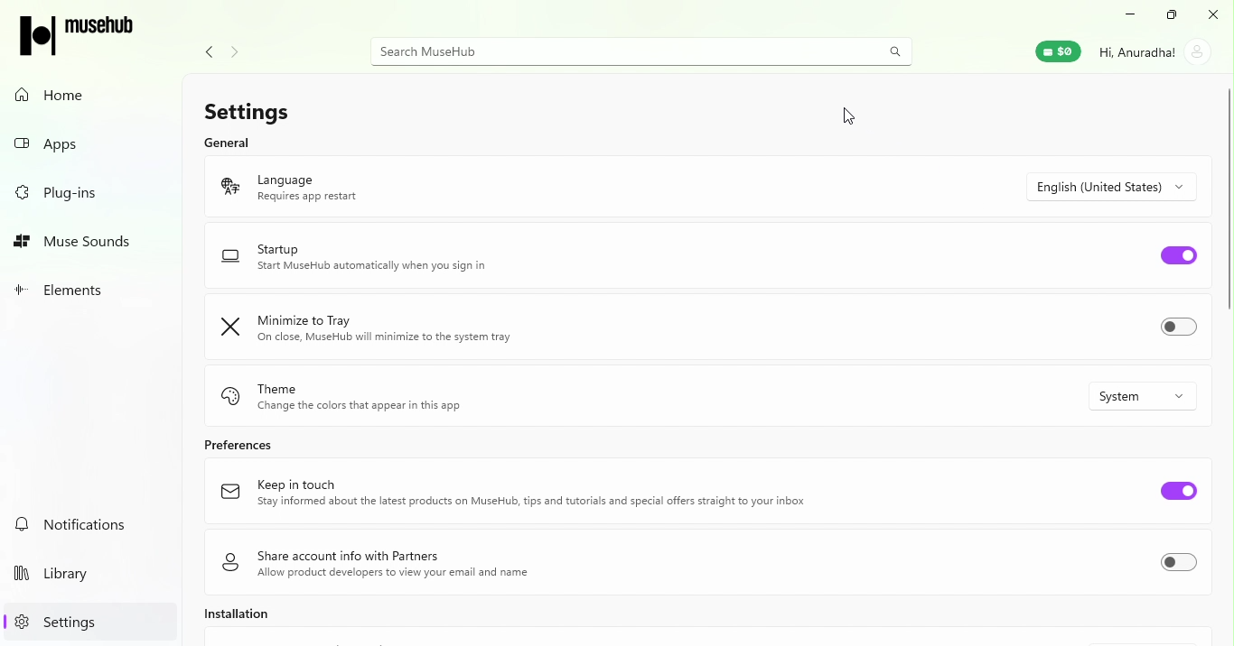 The width and height of the screenshot is (1234, 646). Describe the element at coordinates (1216, 14) in the screenshot. I see `Close` at that location.